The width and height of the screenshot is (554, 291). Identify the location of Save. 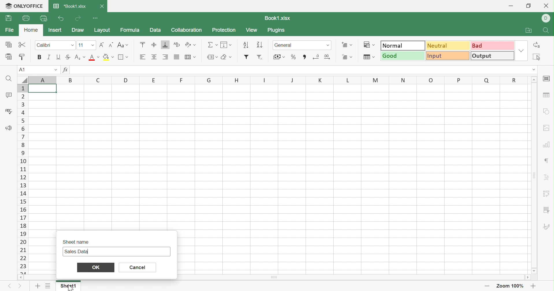
(8, 18).